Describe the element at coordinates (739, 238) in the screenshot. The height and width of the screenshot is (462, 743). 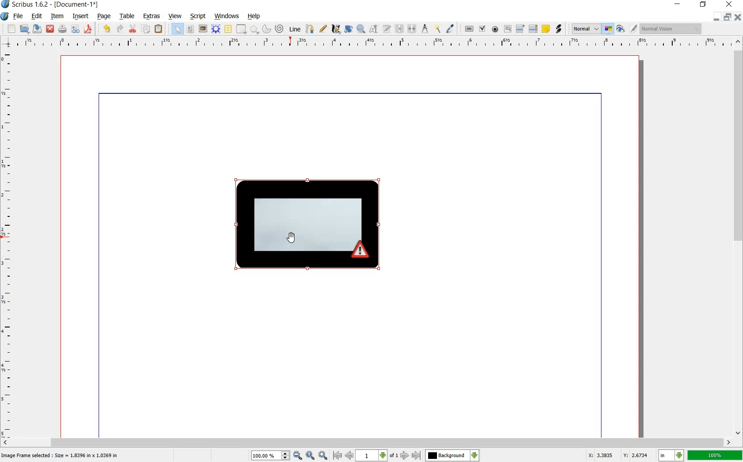
I see `scrollbar` at that location.